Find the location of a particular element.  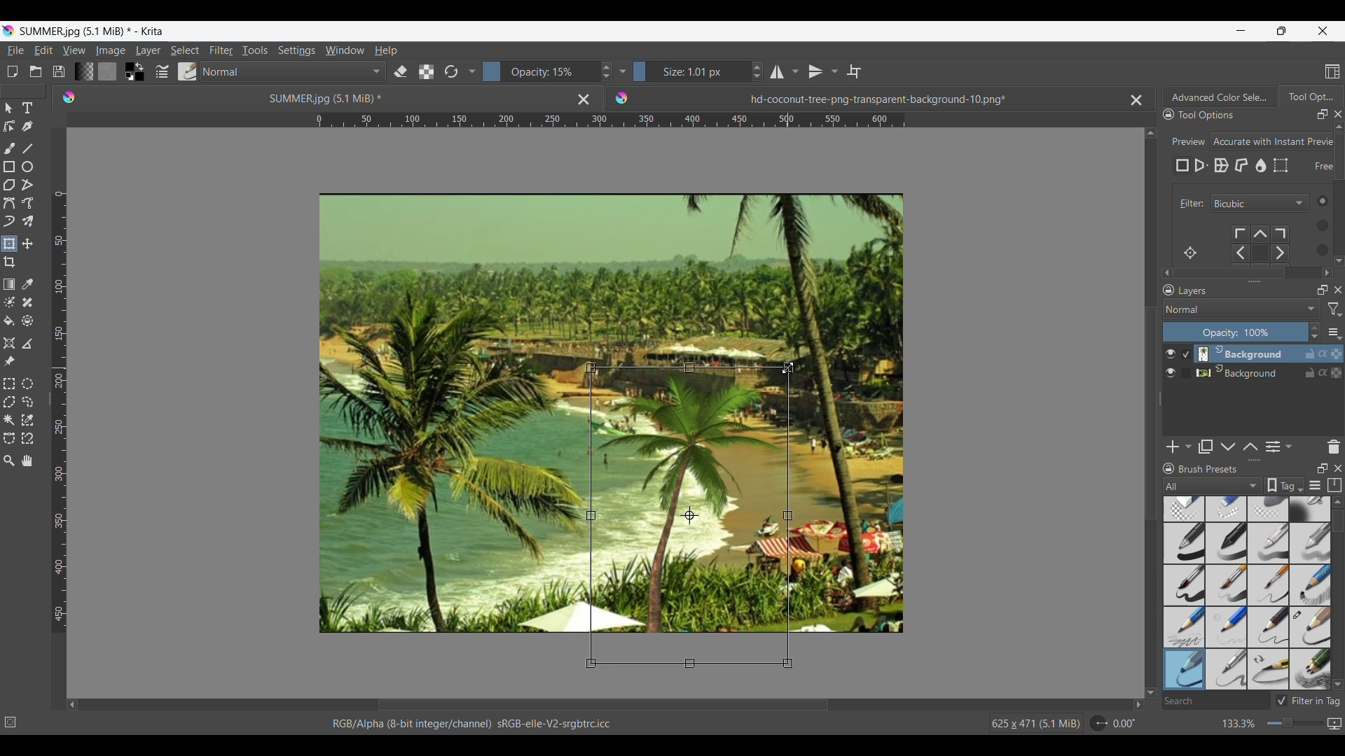

SUMMERjpg(5.1 MiB)* - Lrita is located at coordinates (93, 31).